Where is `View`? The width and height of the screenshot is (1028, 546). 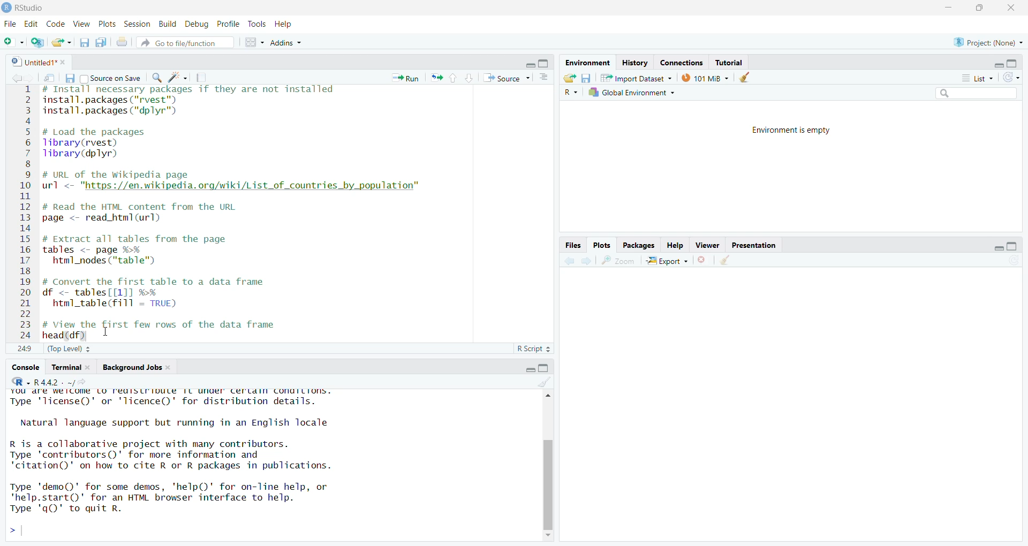
View is located at coordinates (82, 24).